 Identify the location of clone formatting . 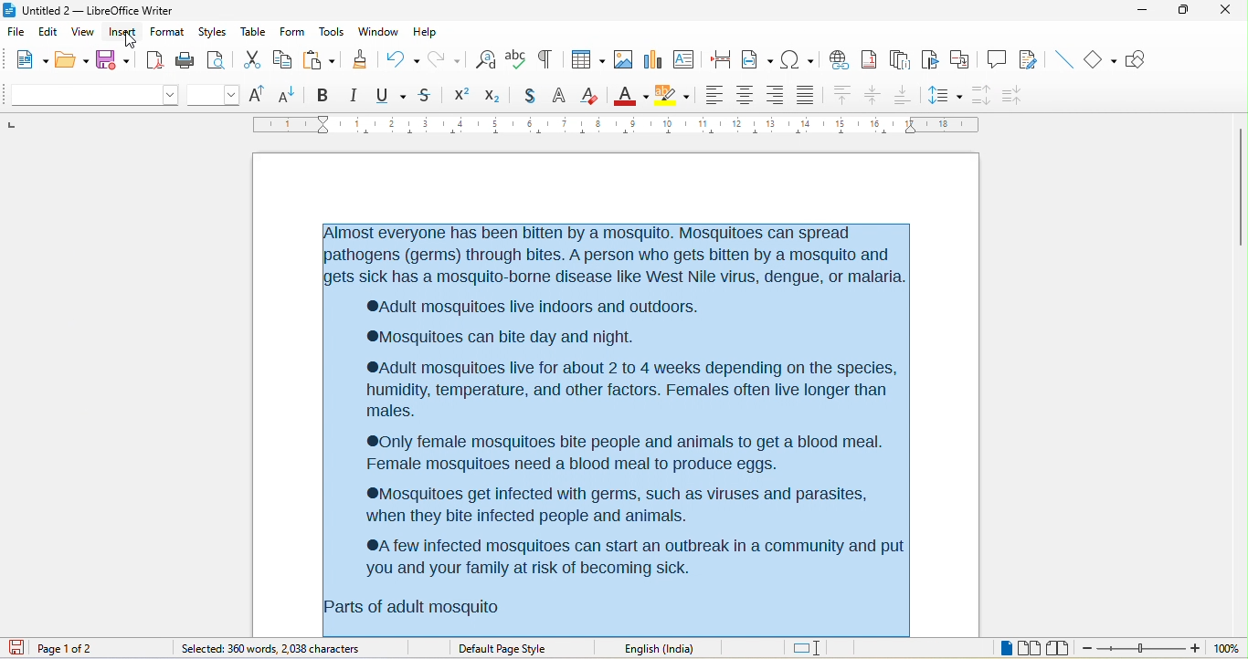
(357, 59).